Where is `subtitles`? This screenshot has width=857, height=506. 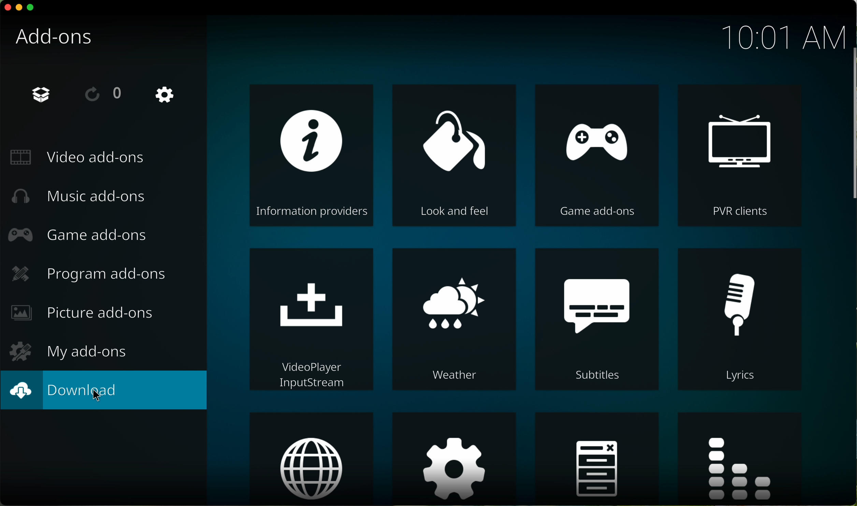 subtitles is located at coordinates (599, 321).